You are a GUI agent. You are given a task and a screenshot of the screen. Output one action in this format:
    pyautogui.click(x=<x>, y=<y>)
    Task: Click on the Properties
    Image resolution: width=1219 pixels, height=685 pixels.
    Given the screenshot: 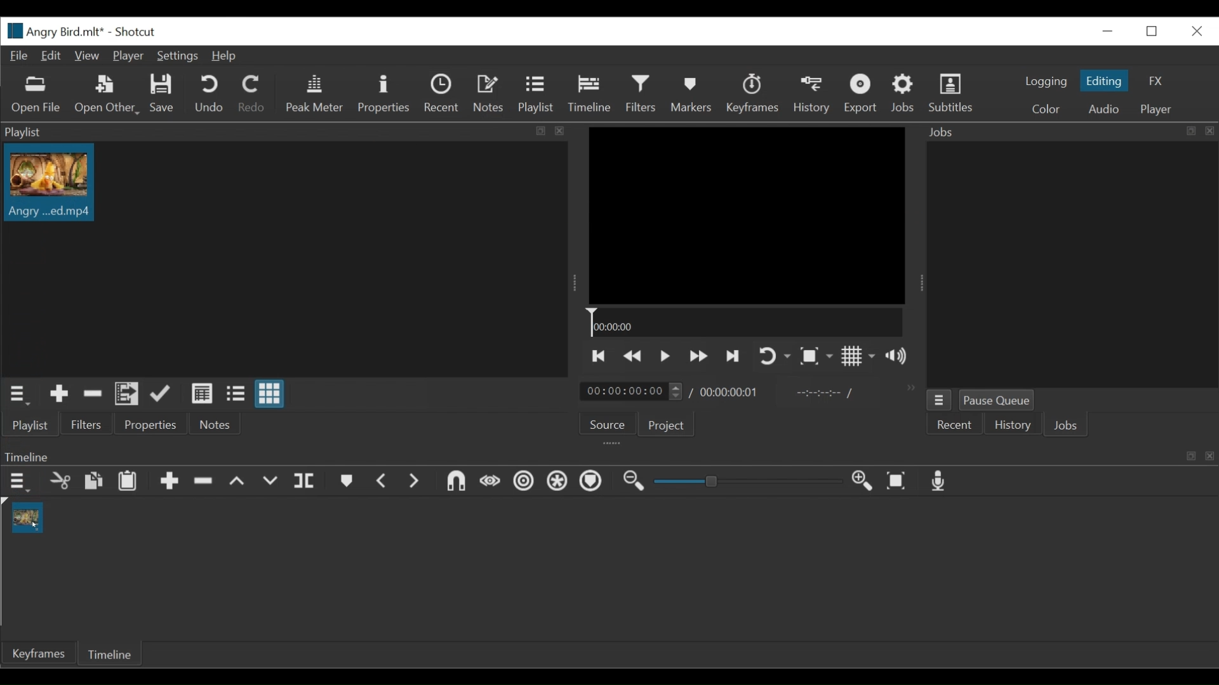 What is the action you would take?
    pyautogui.click(x=384, y=95)
    